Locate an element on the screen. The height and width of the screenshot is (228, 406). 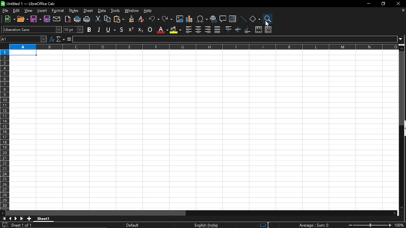
underline is located at coordinates (122, 29).